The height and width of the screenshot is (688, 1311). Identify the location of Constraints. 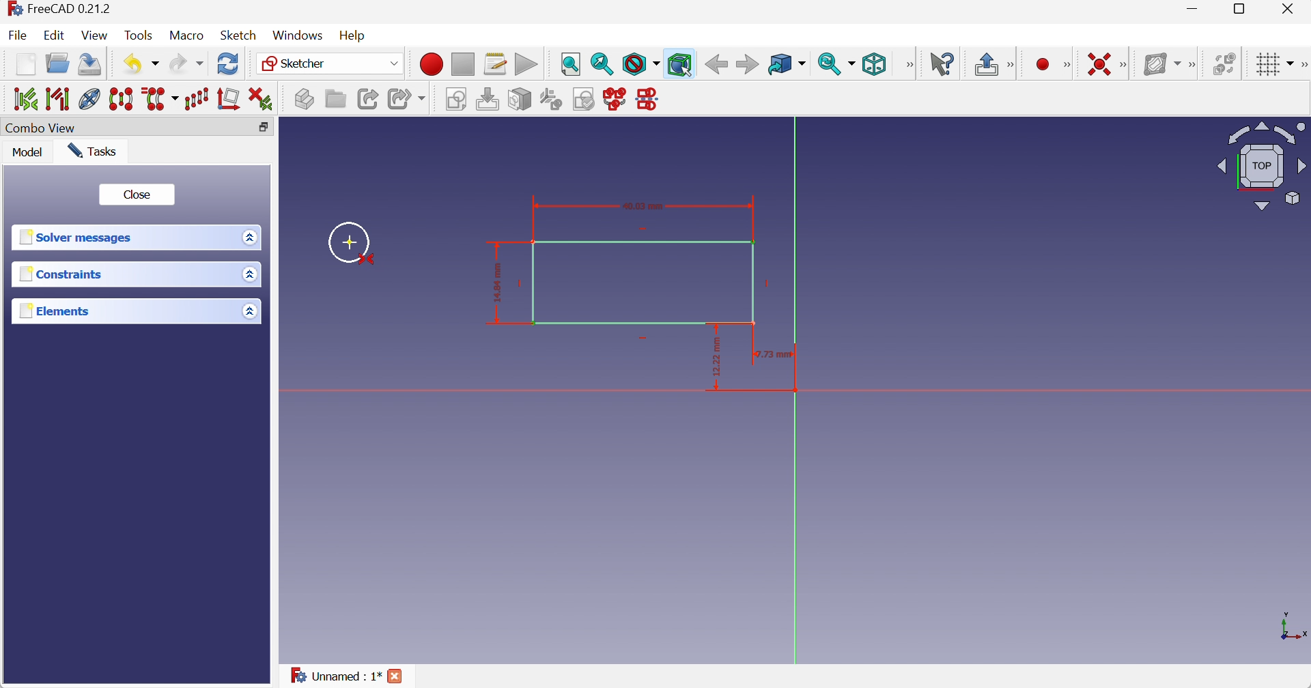
(64, 273).